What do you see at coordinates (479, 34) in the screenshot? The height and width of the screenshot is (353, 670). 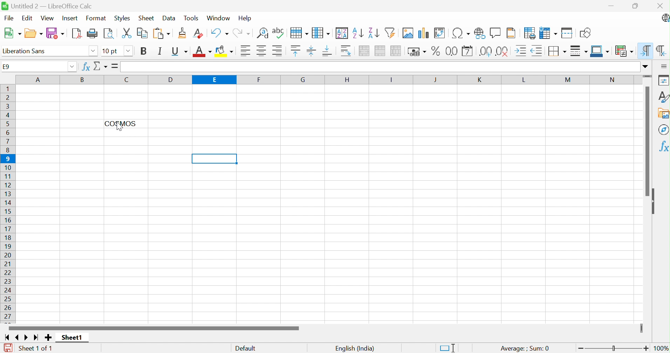 I see `Insert hyperlink` at bounding box center [479, 34].